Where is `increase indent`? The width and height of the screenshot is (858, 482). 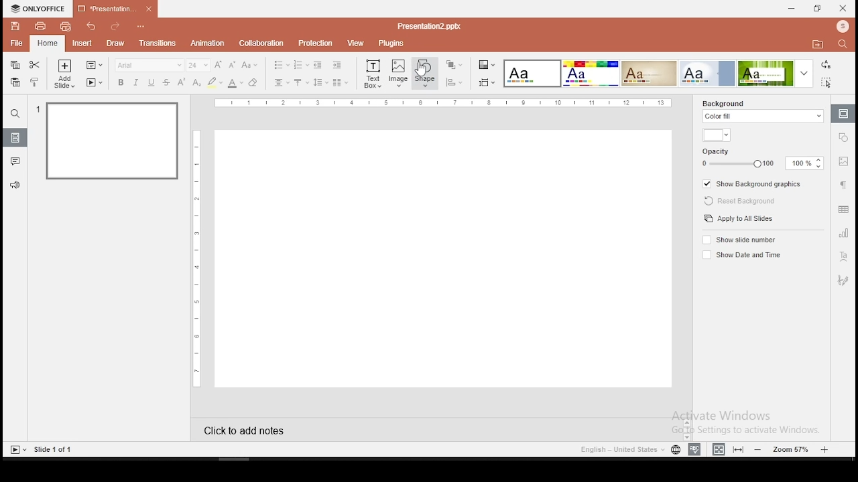 increase indent is located at coordinates (337, 64).